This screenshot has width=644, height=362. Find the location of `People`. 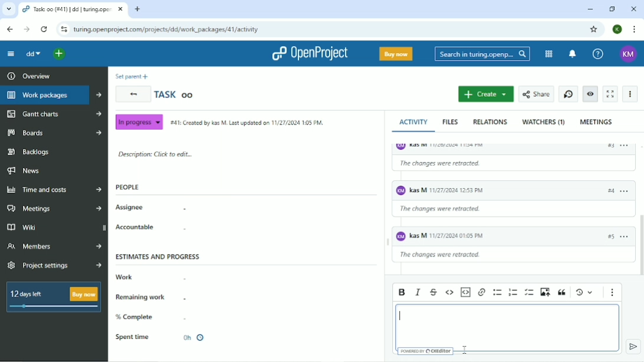

People is located at coordinates (127, 187).